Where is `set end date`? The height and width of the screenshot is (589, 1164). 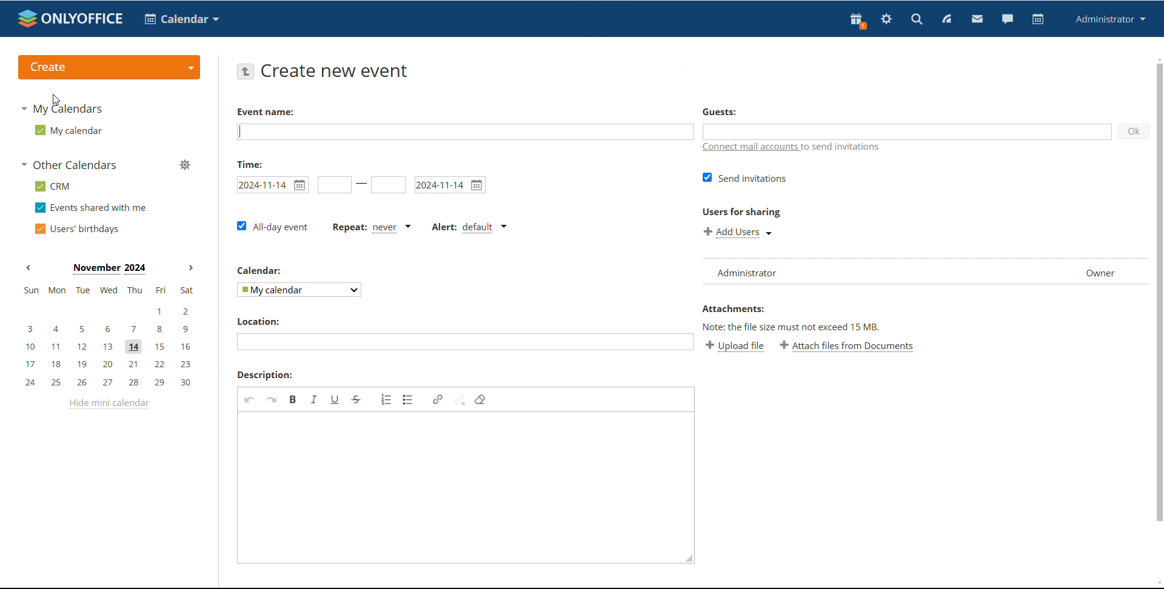 set end date is located at coordinates (450, 185).